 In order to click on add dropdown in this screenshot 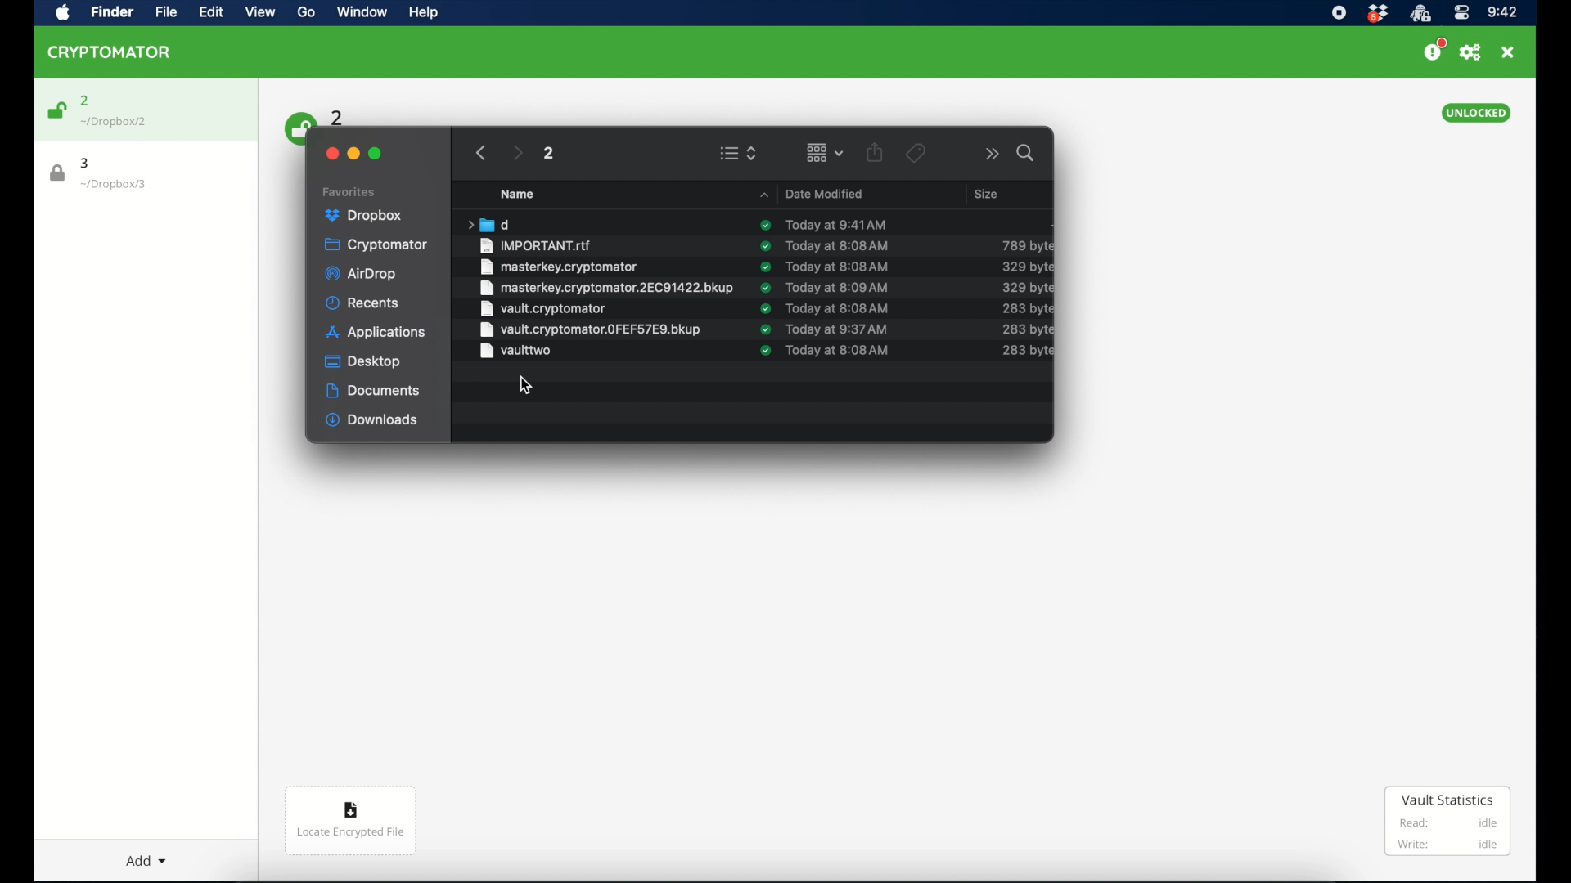, I will do `click(139, 854)`.